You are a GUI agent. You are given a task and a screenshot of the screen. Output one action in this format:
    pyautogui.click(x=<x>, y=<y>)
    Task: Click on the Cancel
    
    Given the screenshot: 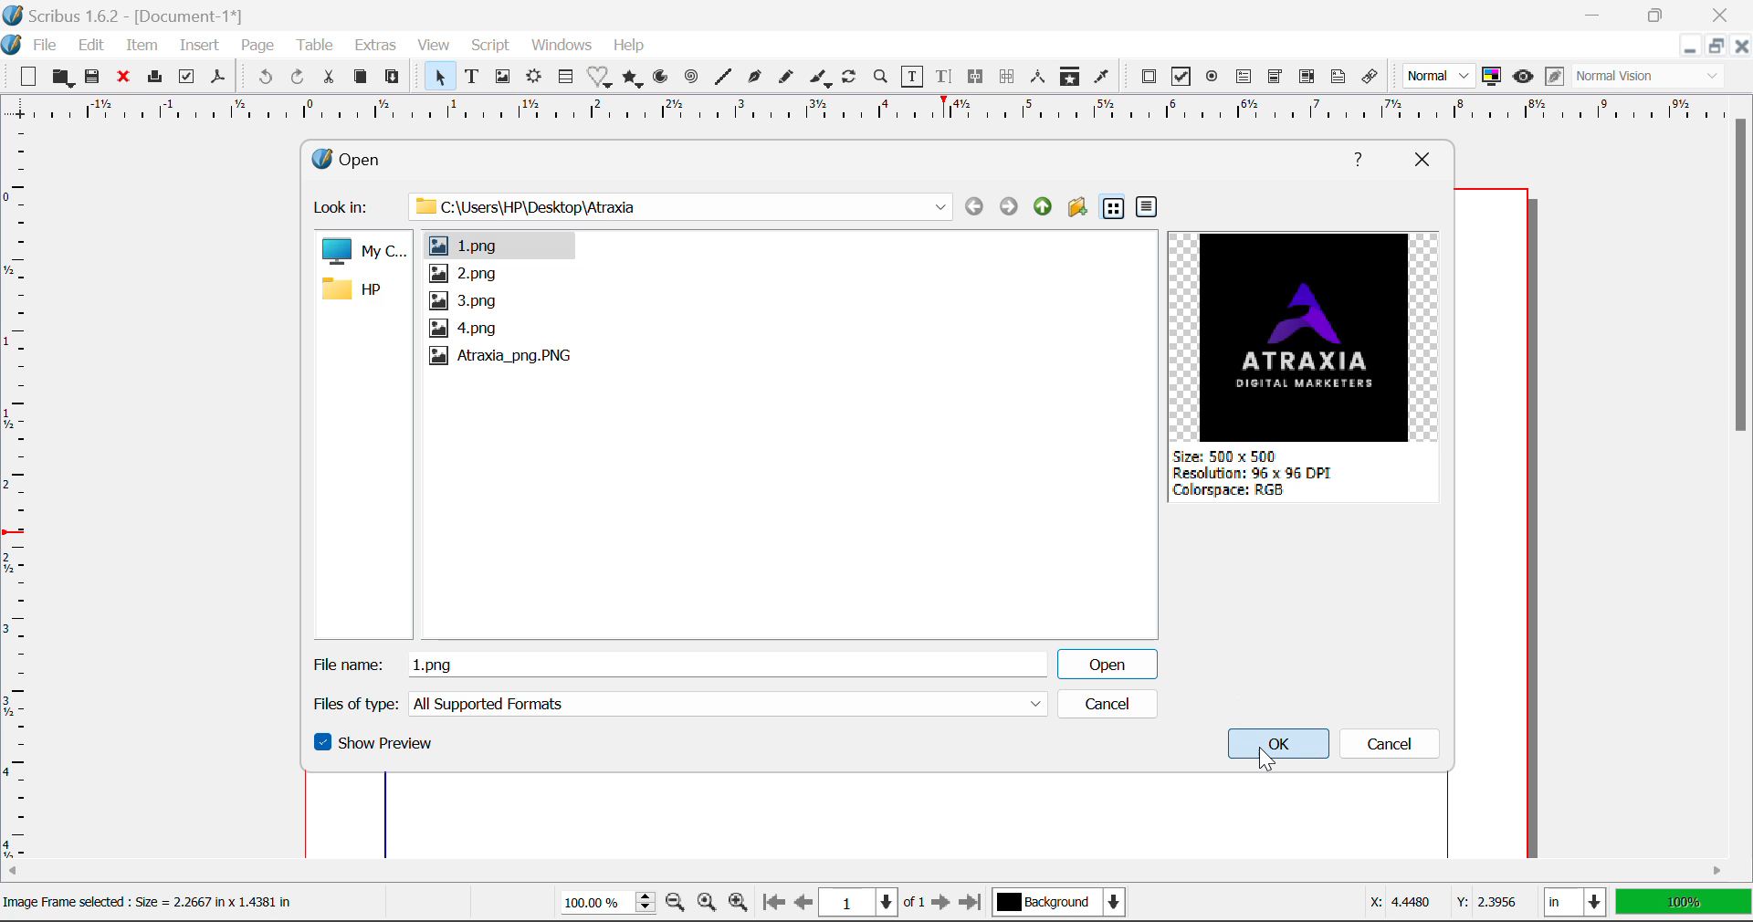 What is the action you would take?
    pyautogui.click(x=1106, y=704)
    